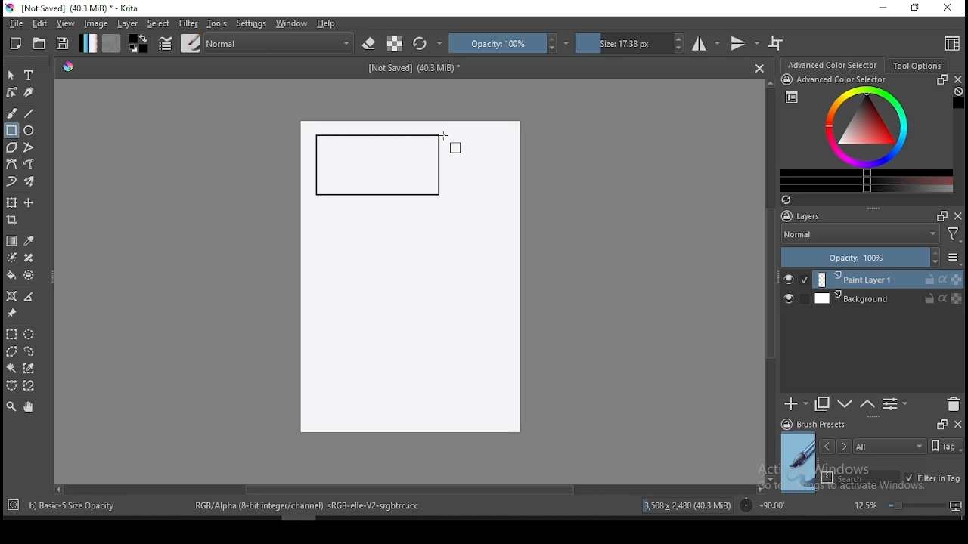  What do you see at coordinates (792, 201) in the screenshot?
I see `Refresh` at bounding box center [792, 201].